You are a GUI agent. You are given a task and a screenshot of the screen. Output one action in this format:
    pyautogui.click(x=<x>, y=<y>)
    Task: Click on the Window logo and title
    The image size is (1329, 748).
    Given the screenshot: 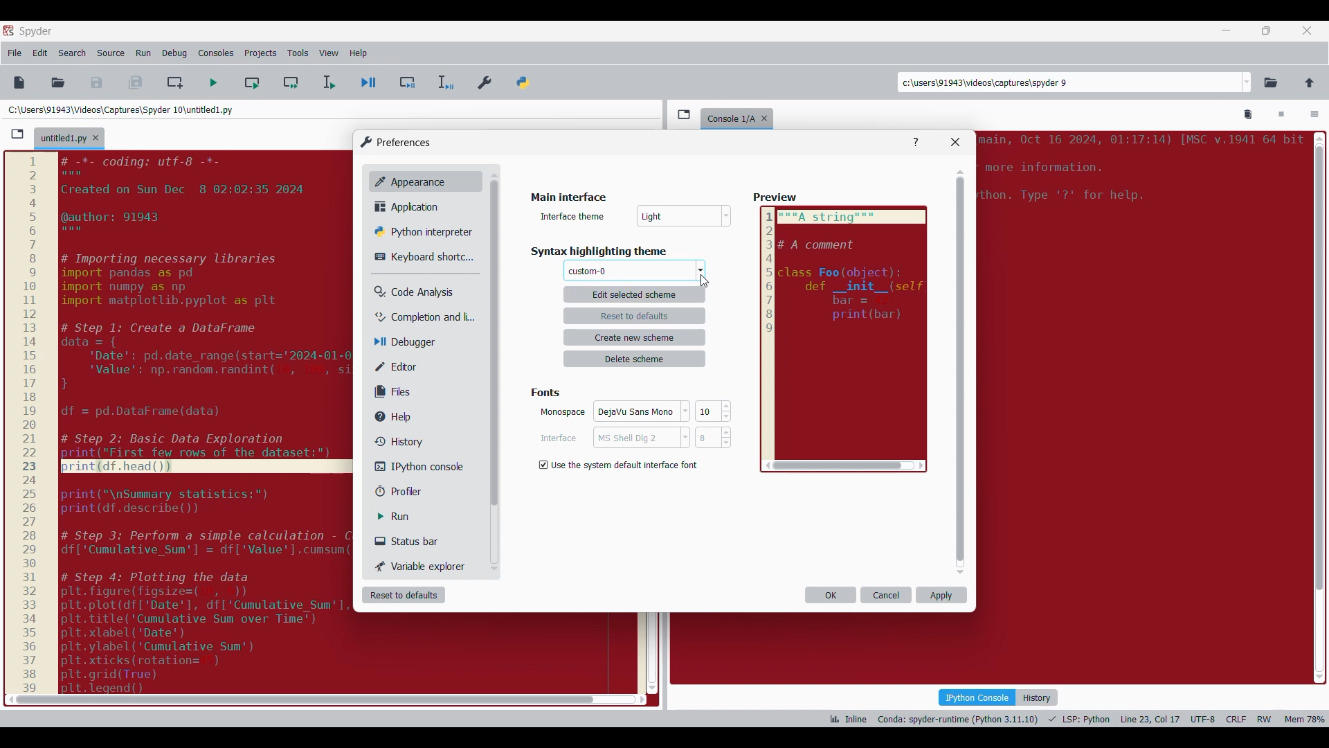 What is the action you would take?
    pyautogui.click(x=396, y=142)
    